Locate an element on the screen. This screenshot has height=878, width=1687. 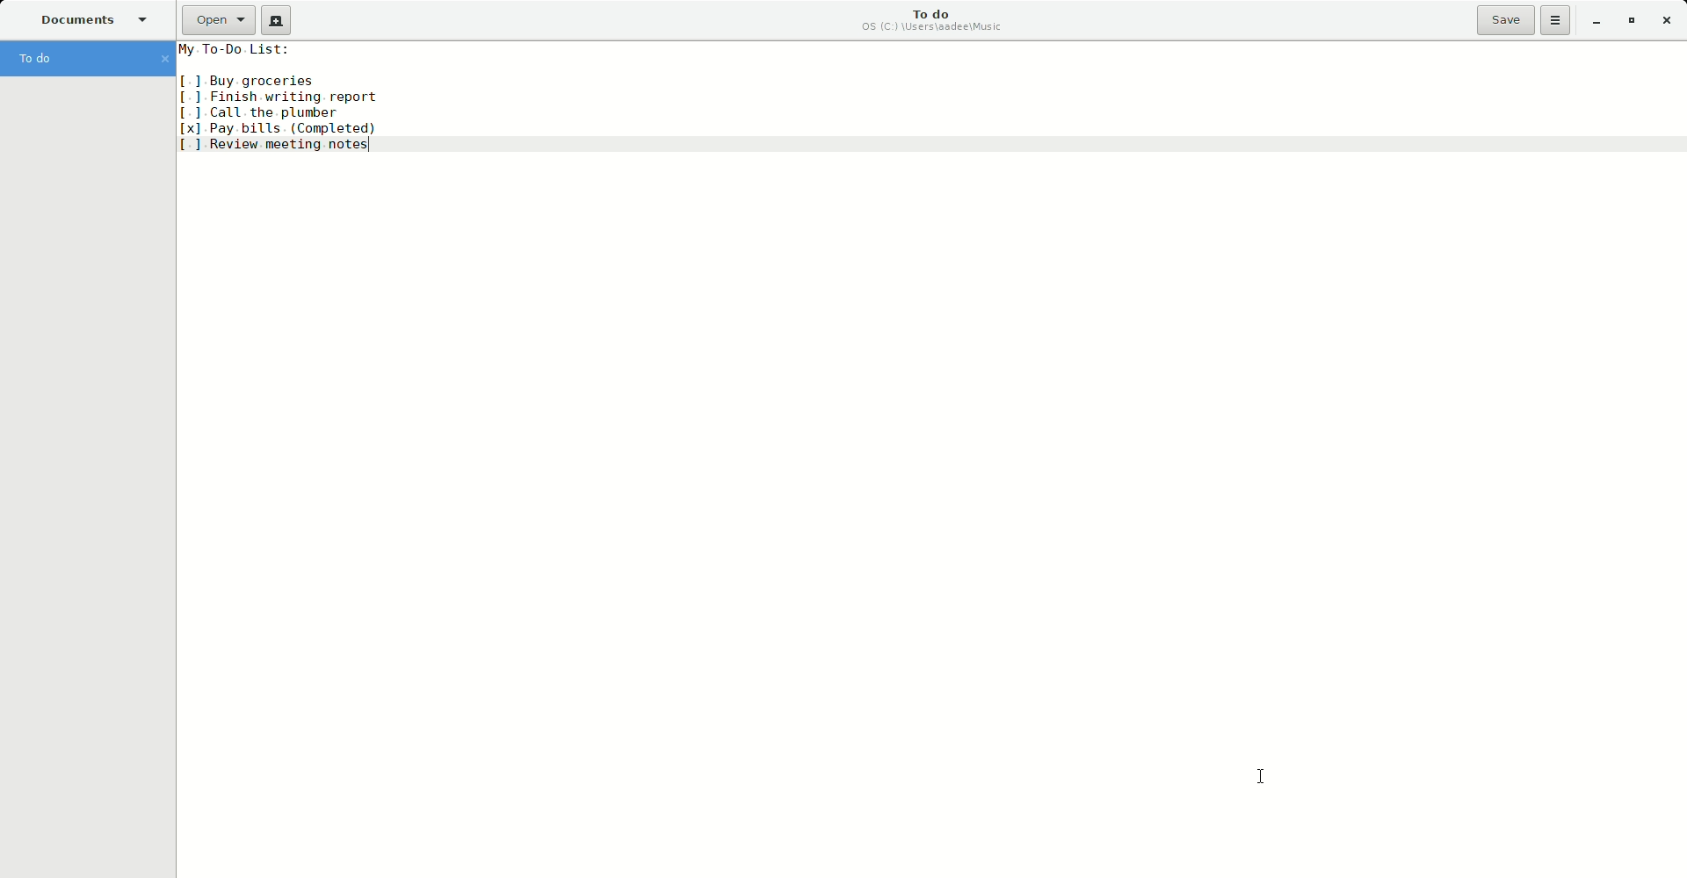
To-Do.-List:[1 Buy groceries[1 Finish writing. report[1 Call the plumber[x] Pay bills. (Completed)[1 Review meeting notes| is located at coordinates (926, 97).